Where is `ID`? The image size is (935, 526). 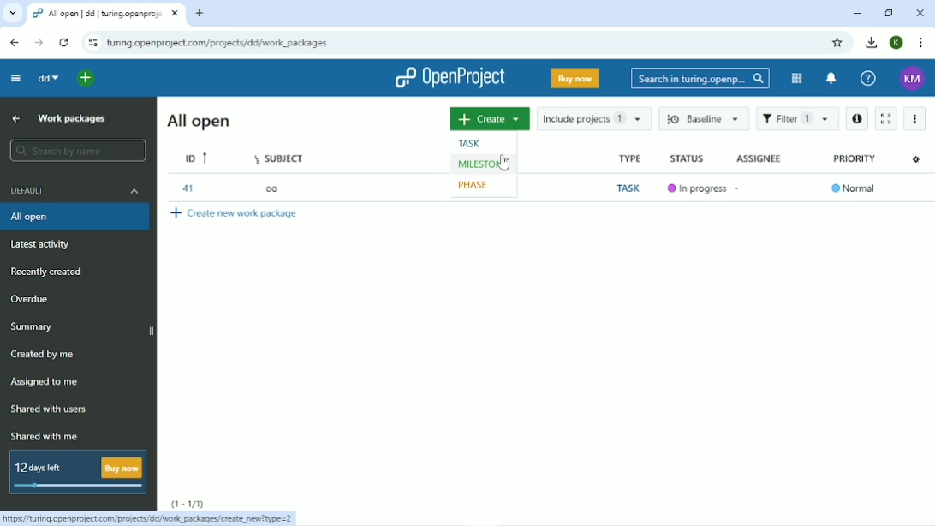
ID is located at coordinates (198, 158).